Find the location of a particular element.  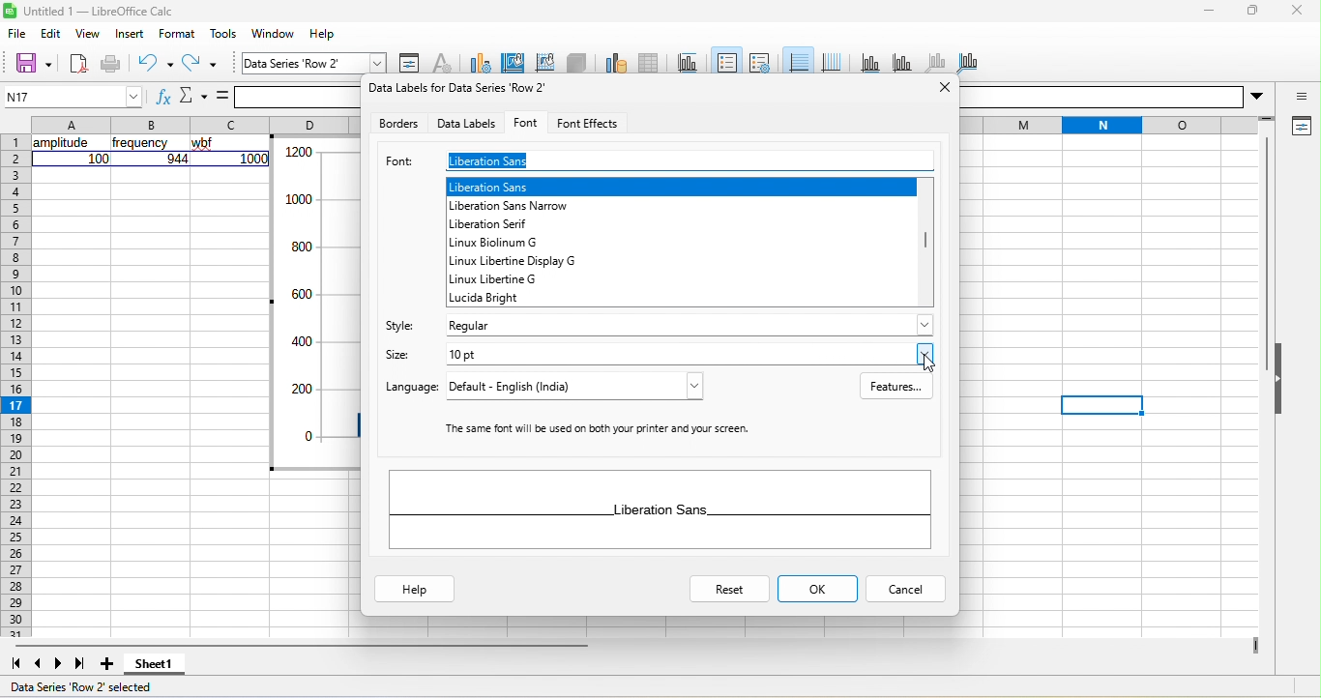

default - English (India) is located at coordinates (581, 387).